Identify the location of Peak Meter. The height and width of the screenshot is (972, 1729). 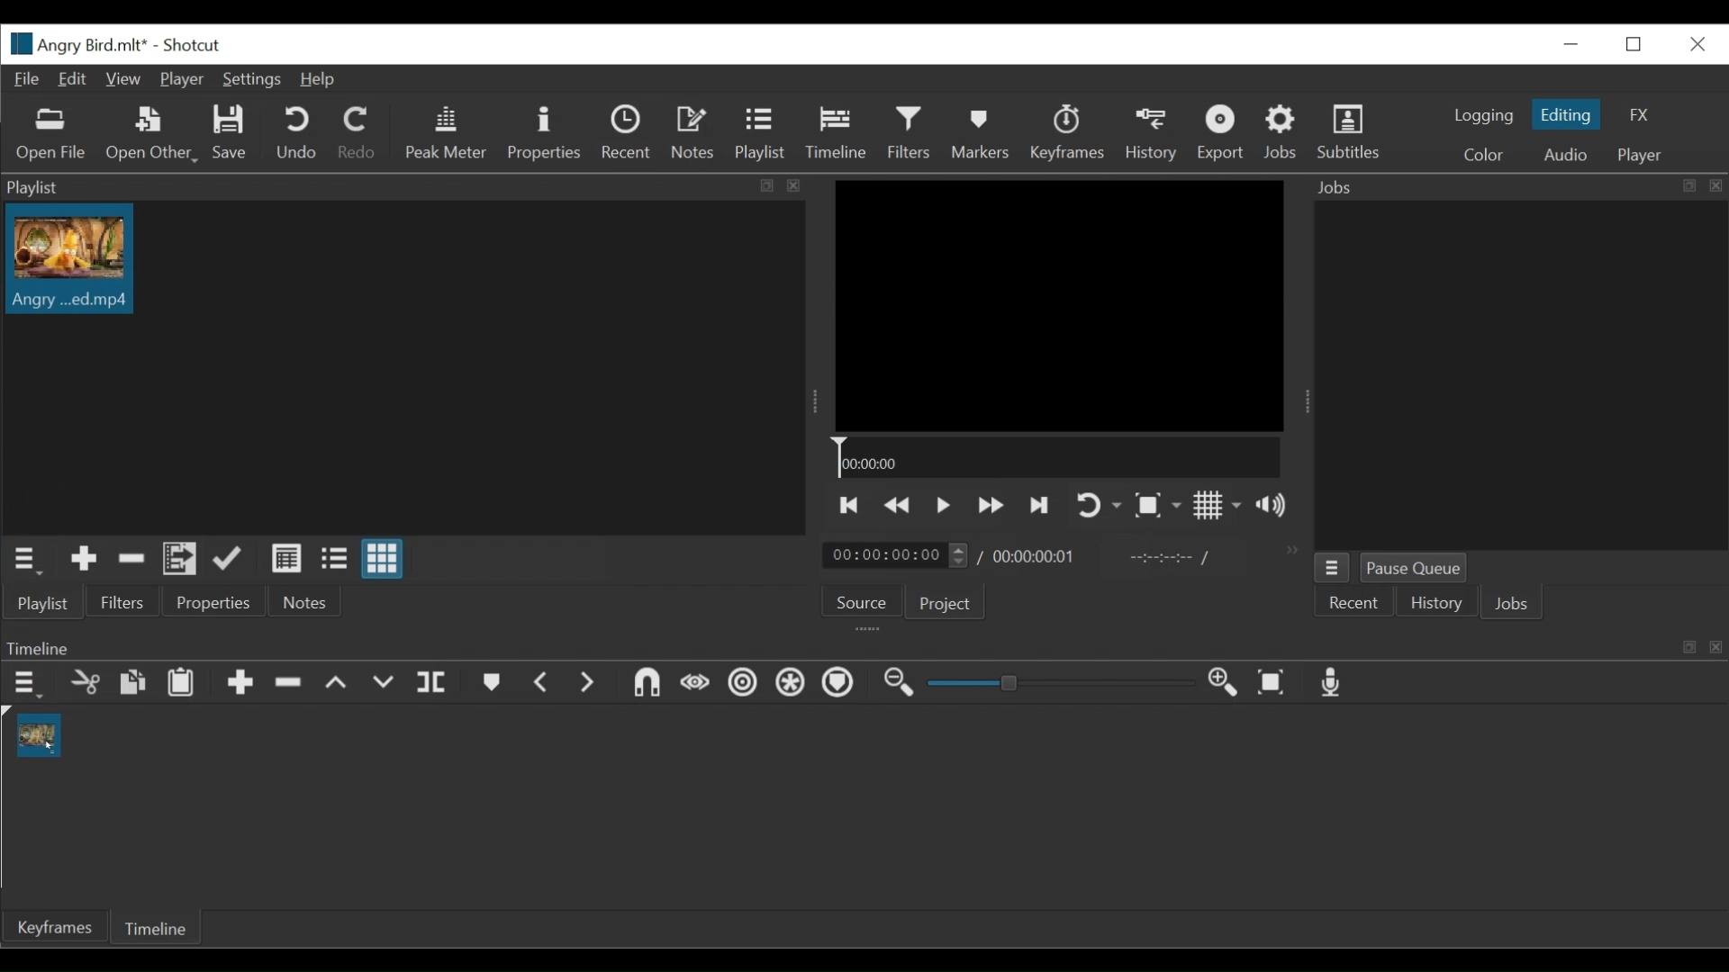
(447, 135).